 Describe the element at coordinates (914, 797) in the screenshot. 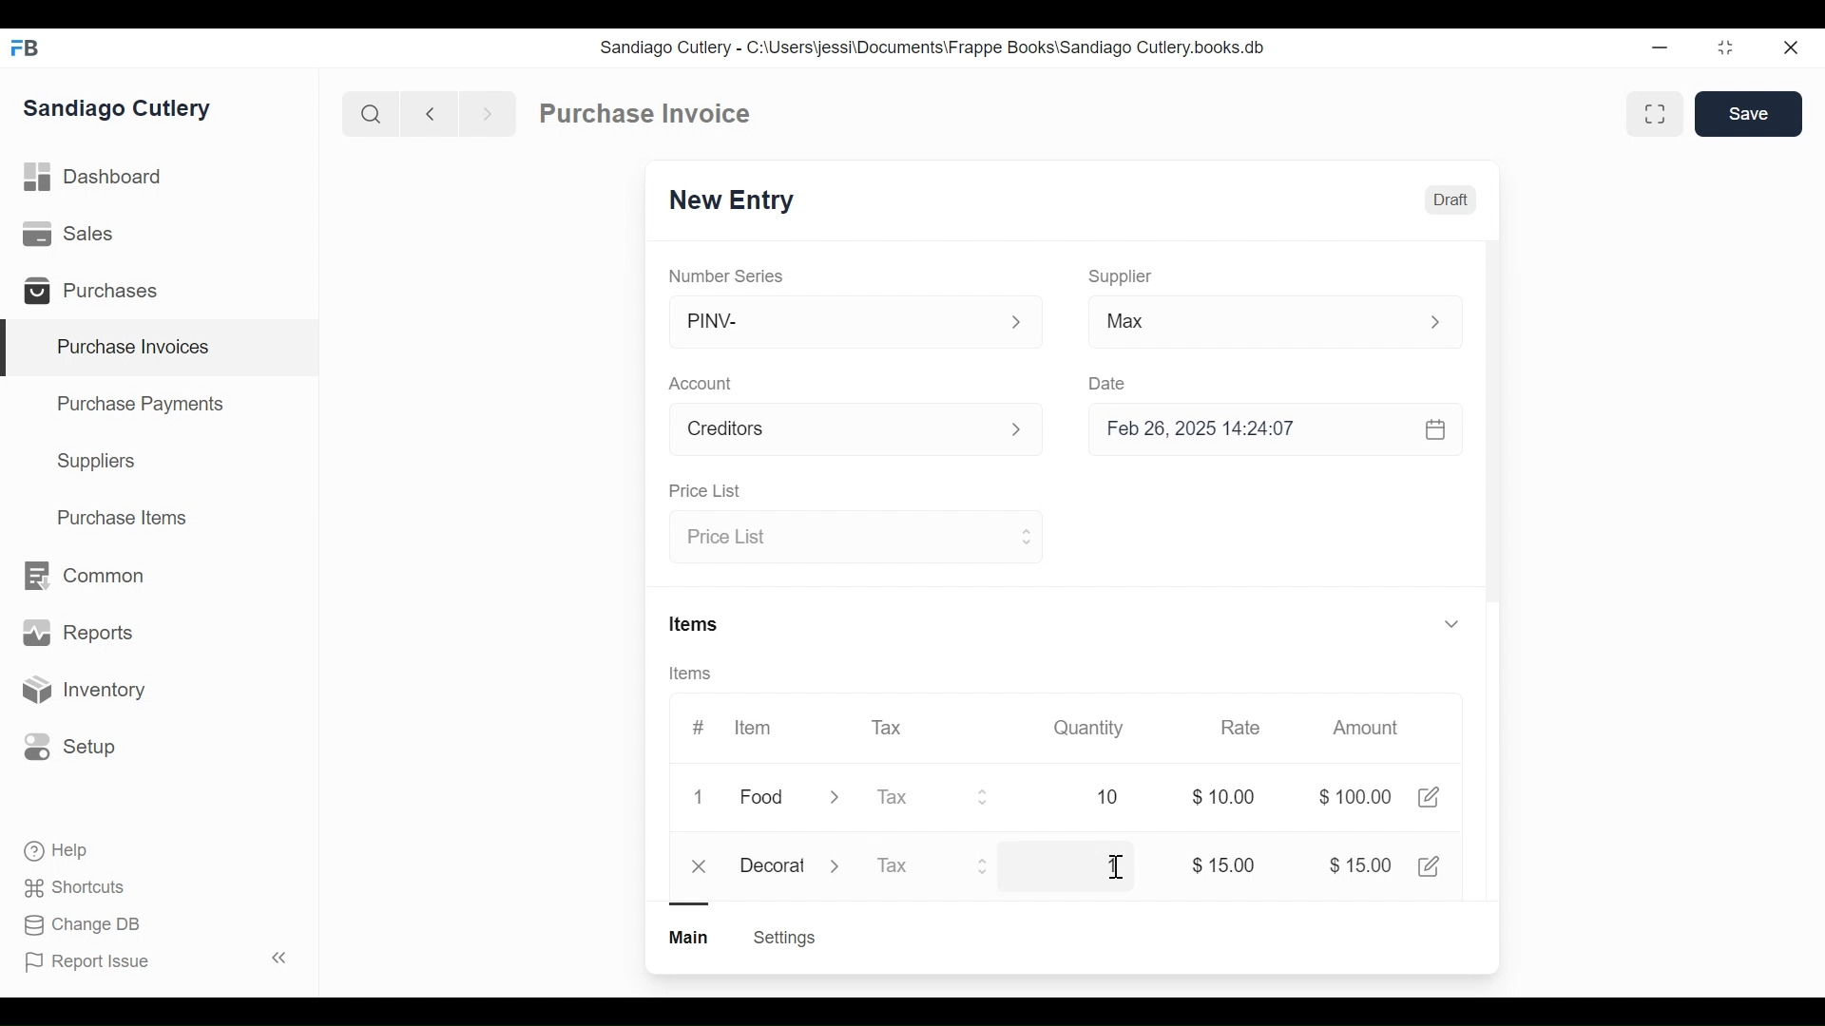

I see `Tax` at that location.